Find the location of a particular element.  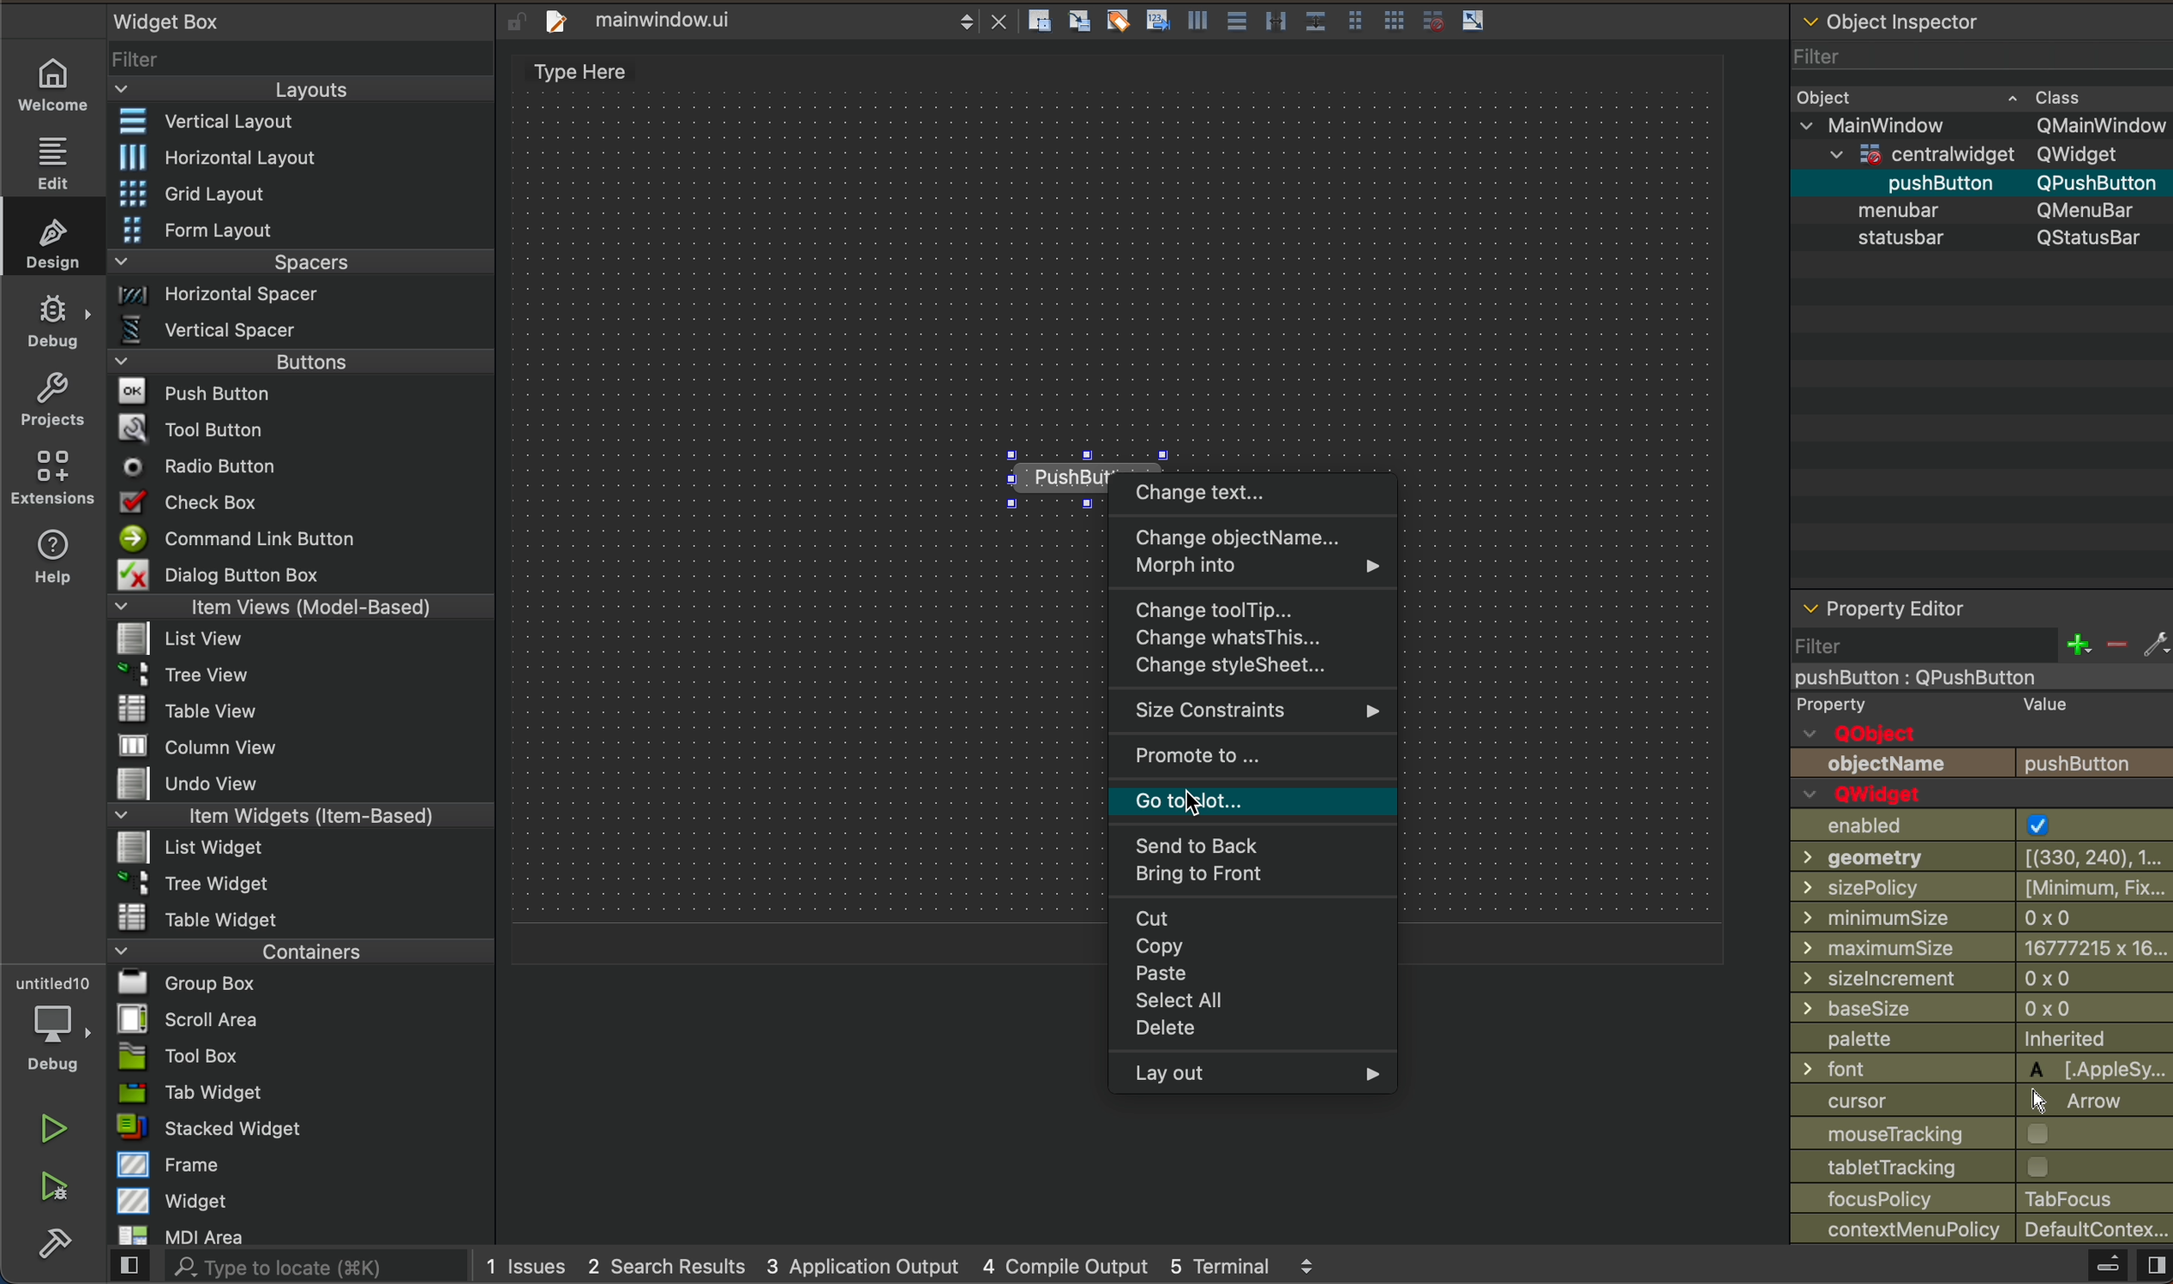

 is located at coordinates (1284, 18).